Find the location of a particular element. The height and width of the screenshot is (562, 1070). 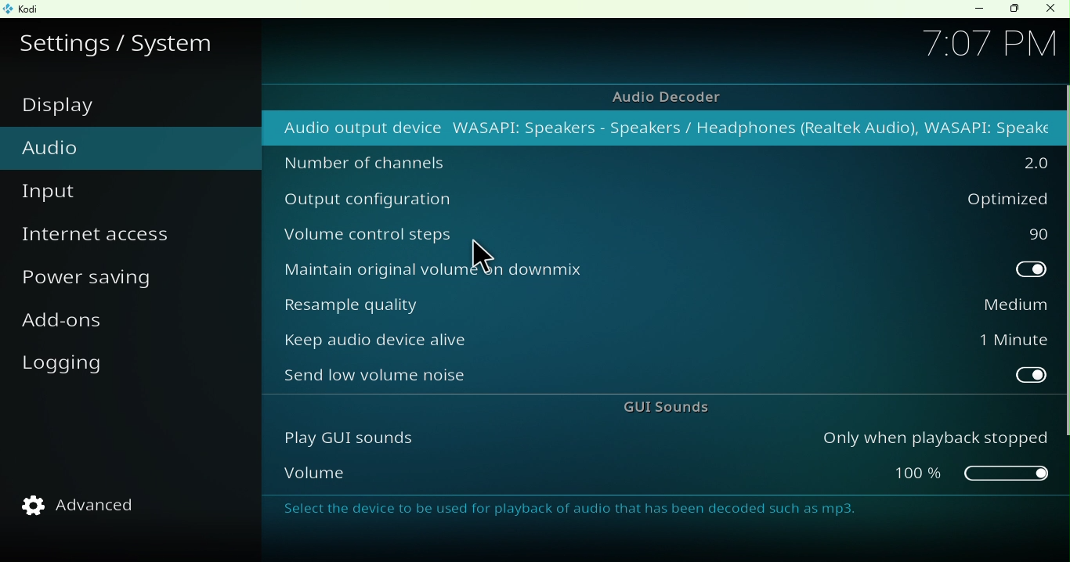

90 is located at coordinates (956, 232).